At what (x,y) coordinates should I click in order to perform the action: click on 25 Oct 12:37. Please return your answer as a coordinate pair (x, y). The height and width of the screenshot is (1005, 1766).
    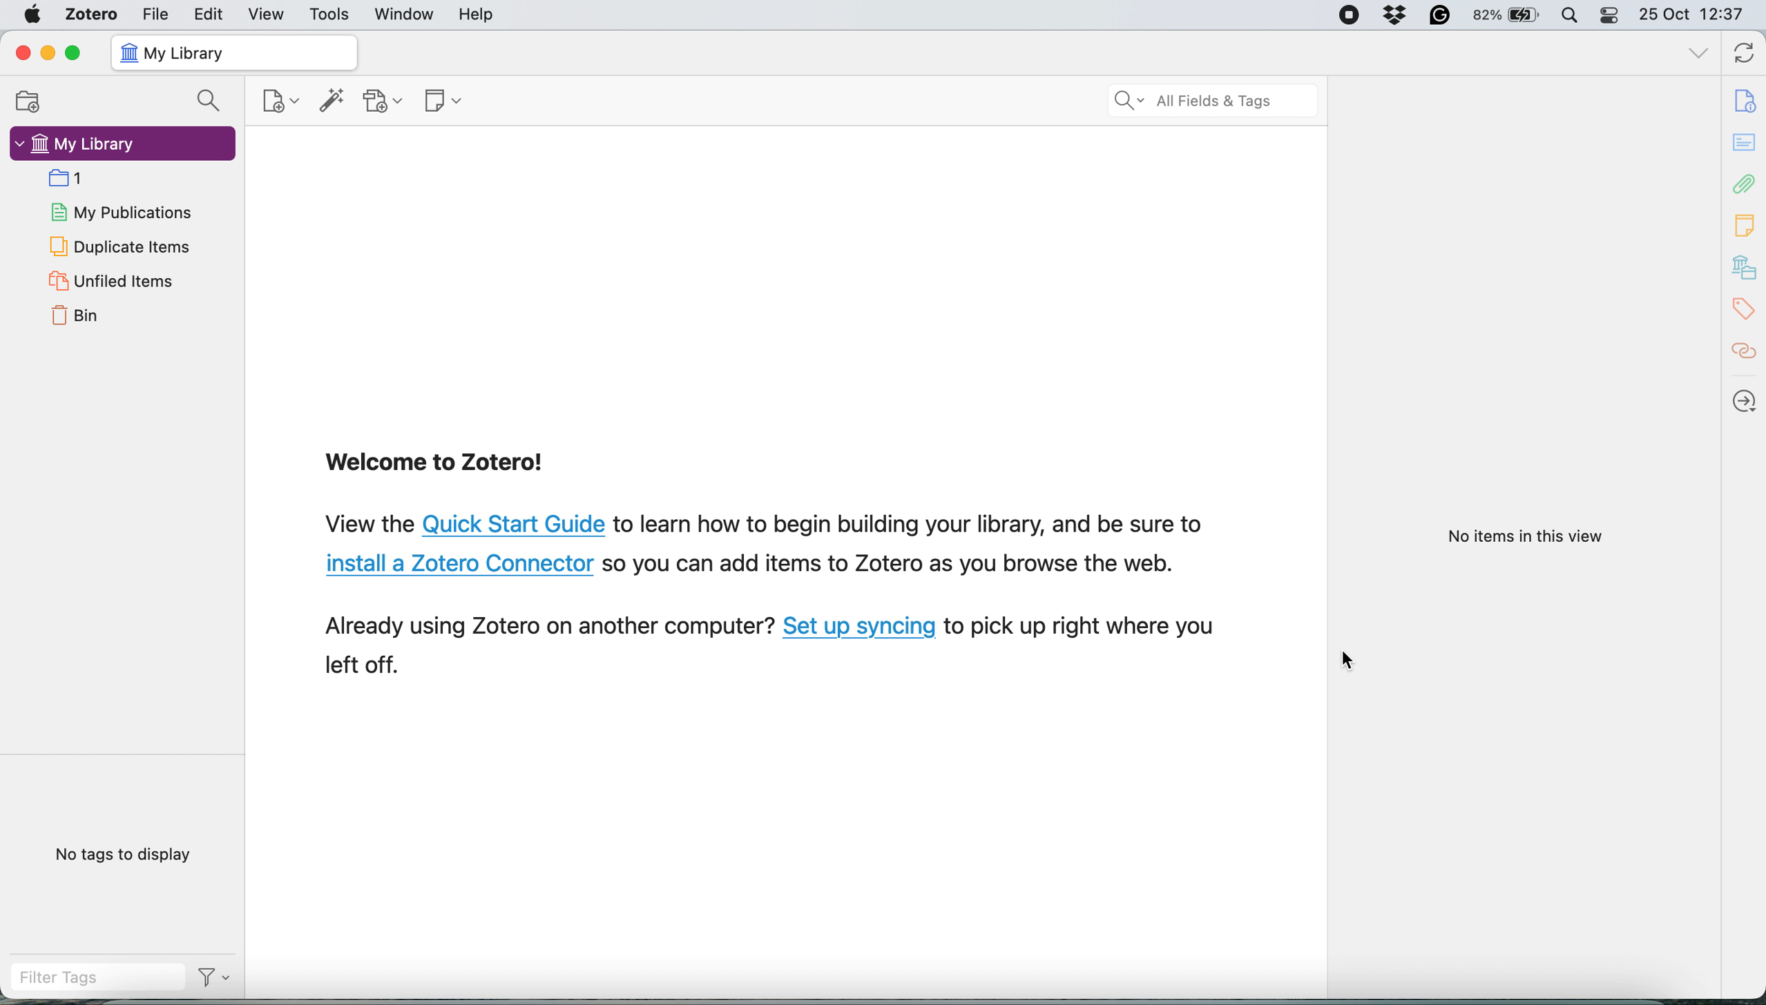
    Looking at the image, I should click on (1695, 15).